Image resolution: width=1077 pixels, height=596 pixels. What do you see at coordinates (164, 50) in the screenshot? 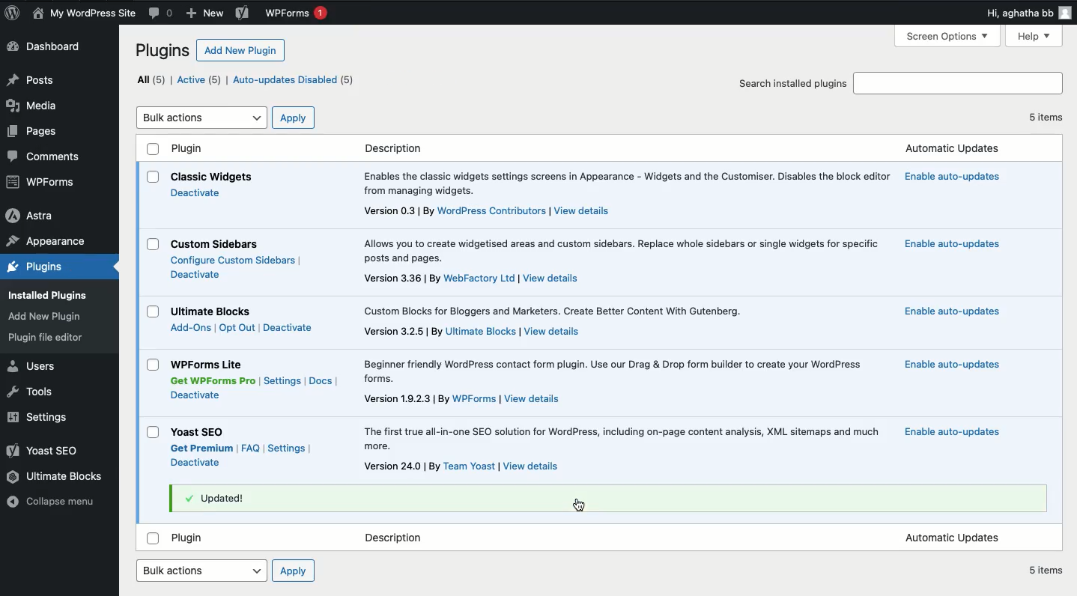
I see `Plugins` at bounding box center [164, 50].